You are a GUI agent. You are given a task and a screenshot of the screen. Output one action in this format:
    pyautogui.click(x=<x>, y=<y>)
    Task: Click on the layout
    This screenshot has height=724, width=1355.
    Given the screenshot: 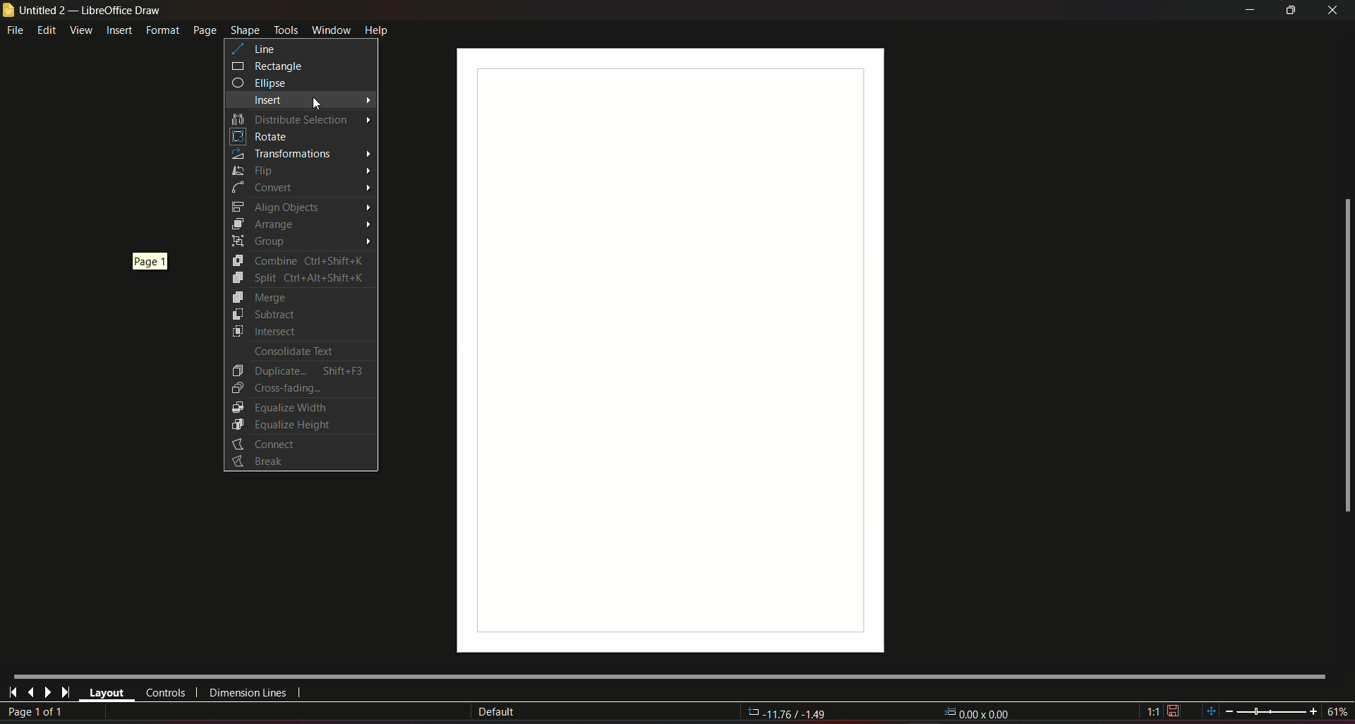 What is the action you would take?
    pyautogui.click(x=107, y=694)
    